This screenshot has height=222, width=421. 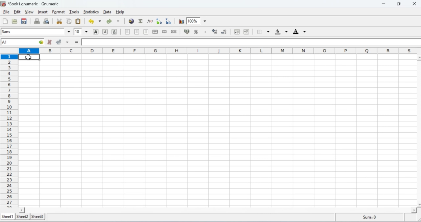 What do you see at coordinates (150, 21) in the screenshot?
I see `Edit a function into the current cell` at bounding box center [150, 21].